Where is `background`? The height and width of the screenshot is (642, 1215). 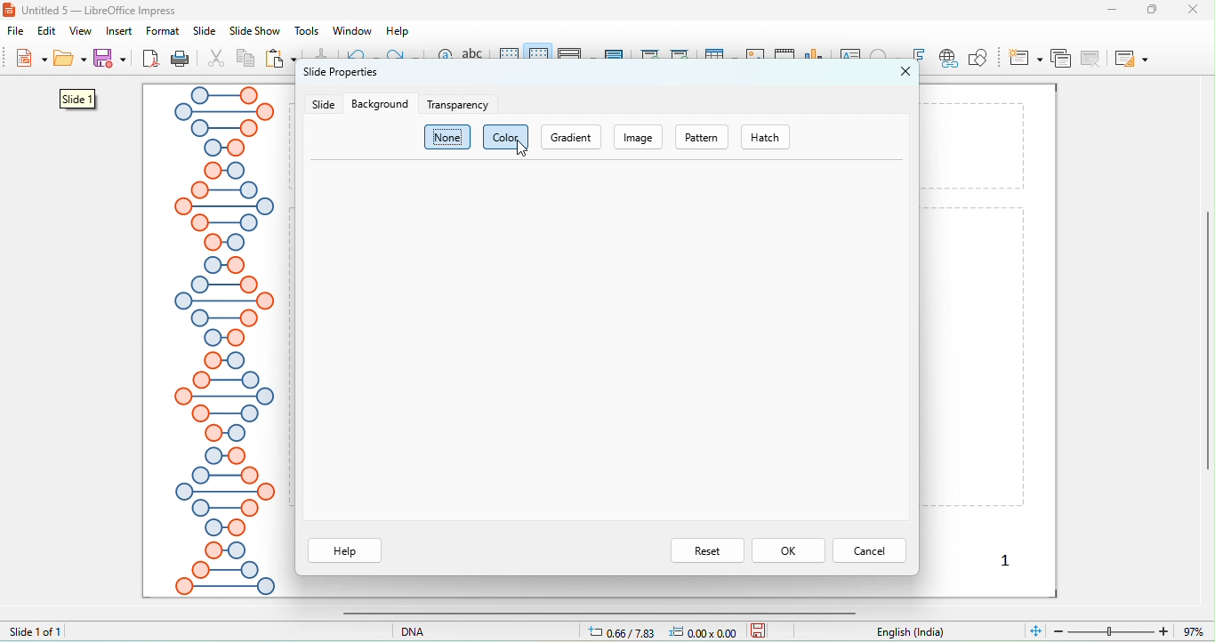 background is located at coordinates (380, 104).